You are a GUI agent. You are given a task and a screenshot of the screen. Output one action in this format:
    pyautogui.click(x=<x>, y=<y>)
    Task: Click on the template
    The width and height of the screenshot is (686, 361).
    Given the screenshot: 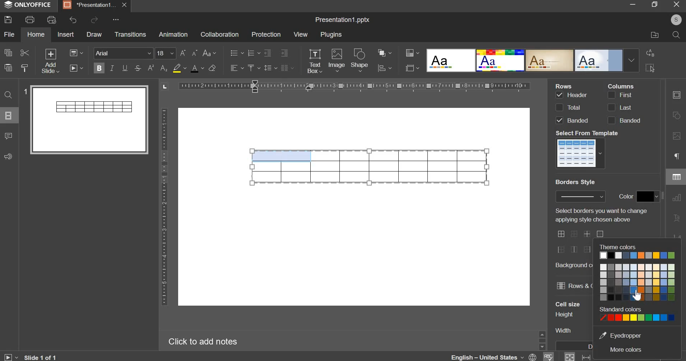 What is the action you would take?
    pyautogui.click(x=581, y=153)
    